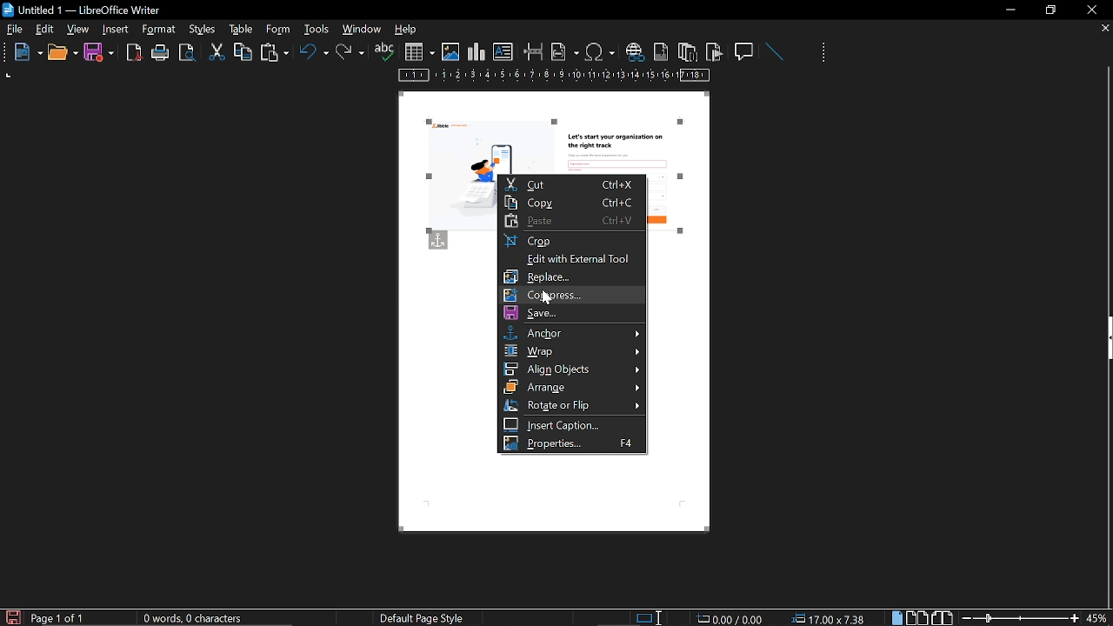 Image resolution: width=1113 pixels, height=626 pixels. Describe the element at coordinates (569, 185) in the screenshot. I see `cut` at that location.